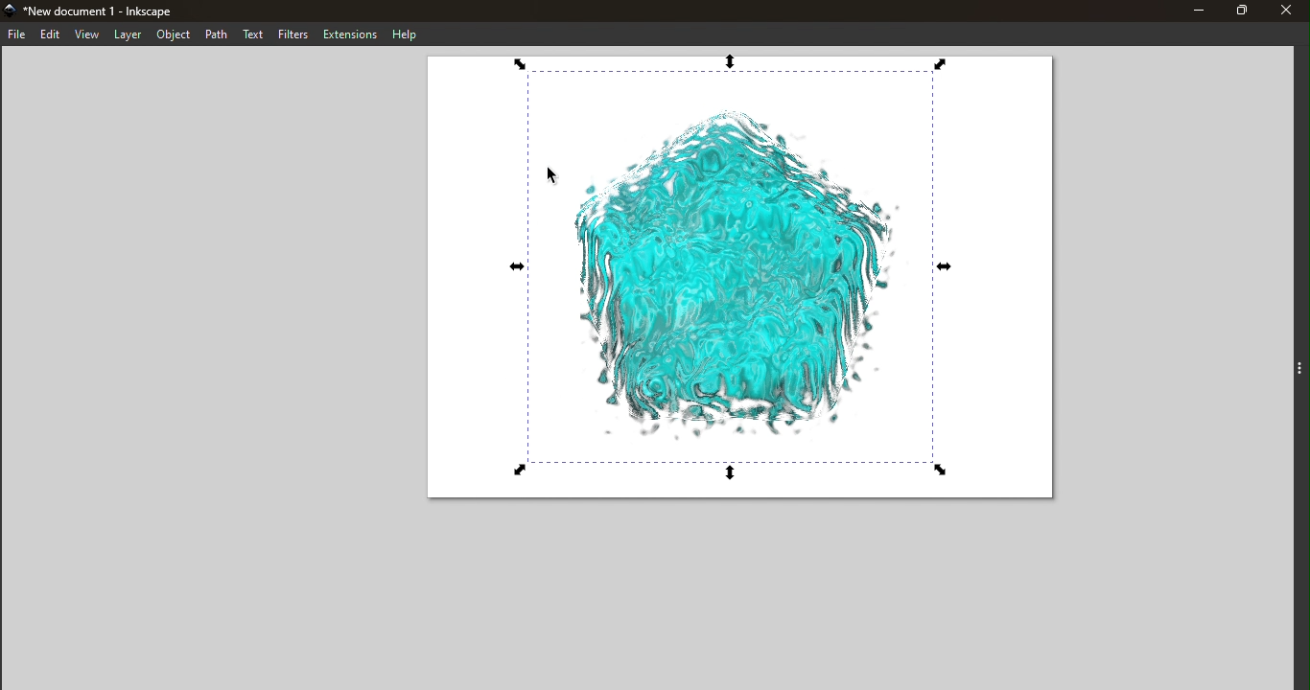 The height and width of the screenshot is (690, 1310). I want to click on Extensions, so click(350, 34).